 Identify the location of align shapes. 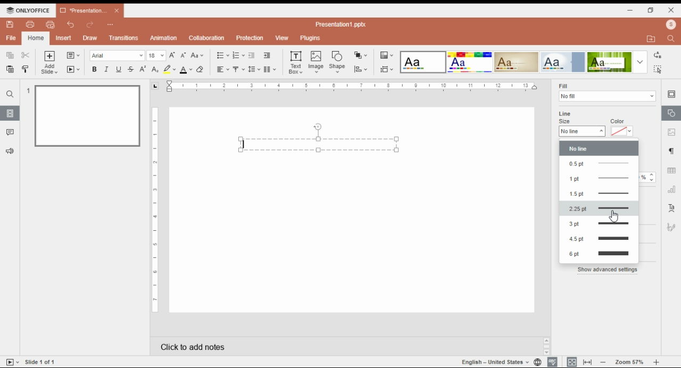
(361, 70).